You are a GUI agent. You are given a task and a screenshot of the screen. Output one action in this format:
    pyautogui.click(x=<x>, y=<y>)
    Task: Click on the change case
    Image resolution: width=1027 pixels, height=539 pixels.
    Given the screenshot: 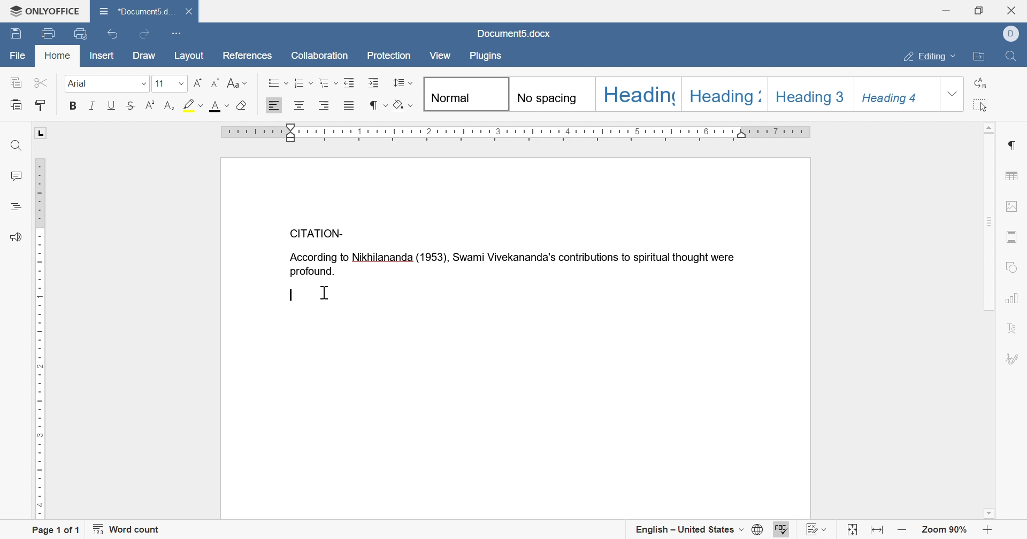 What is the action you would take?
    pyautogui.click(x=239, y=83)
    